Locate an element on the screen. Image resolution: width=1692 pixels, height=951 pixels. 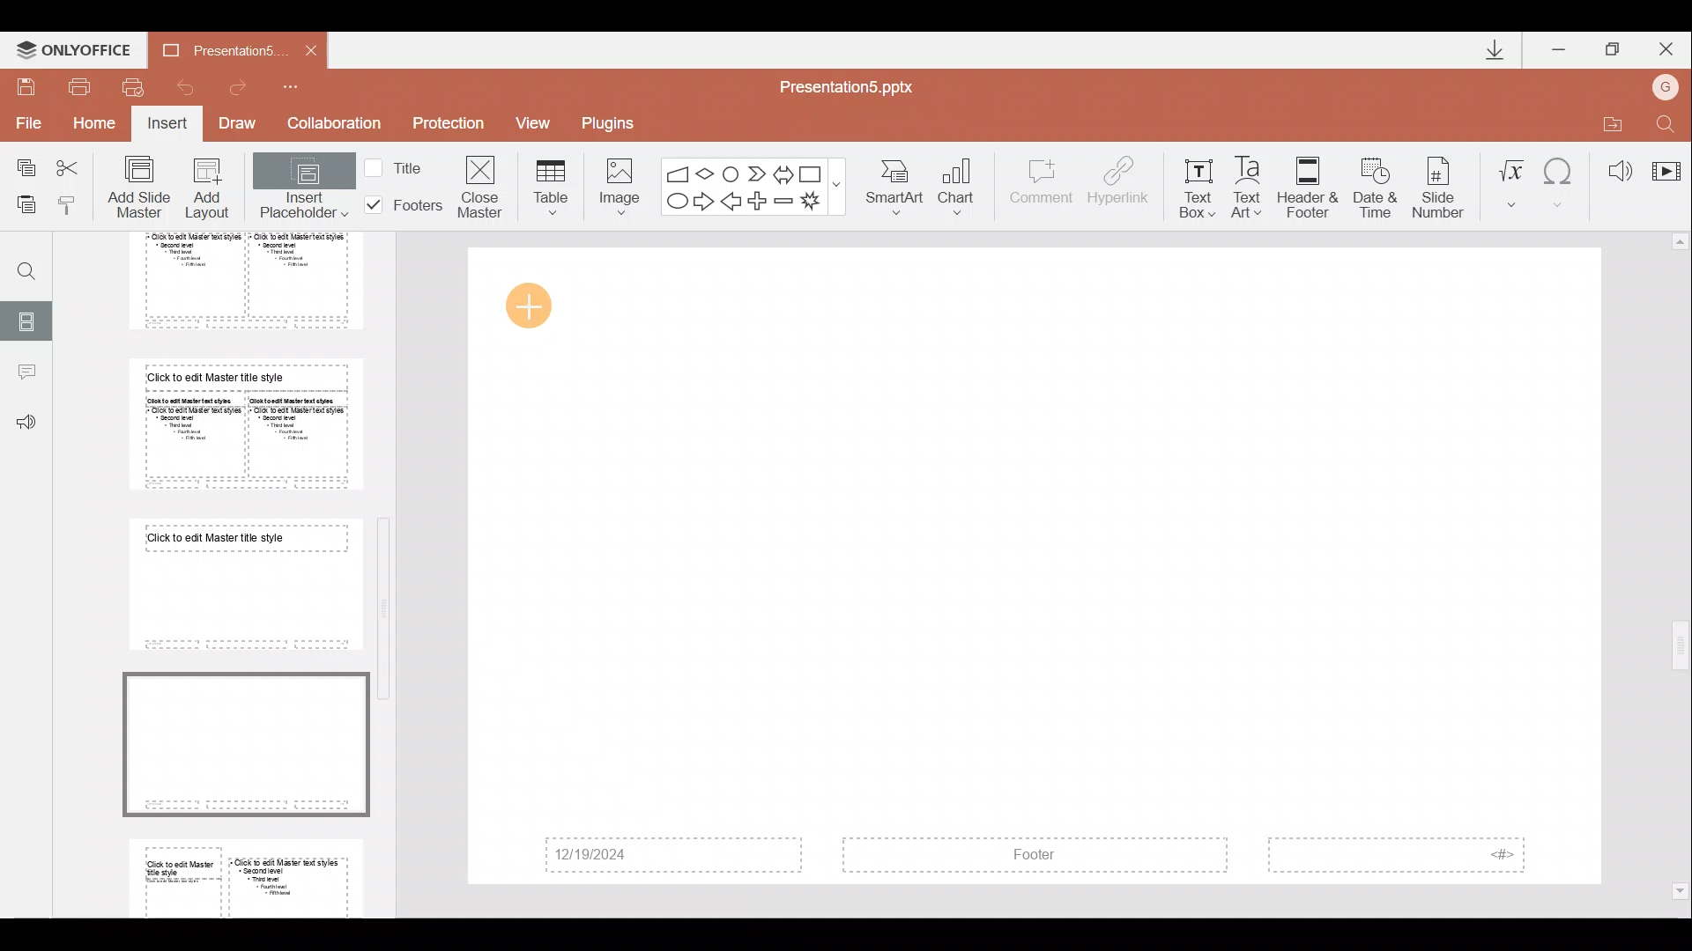
Insert is located at coordinates (168, 125).